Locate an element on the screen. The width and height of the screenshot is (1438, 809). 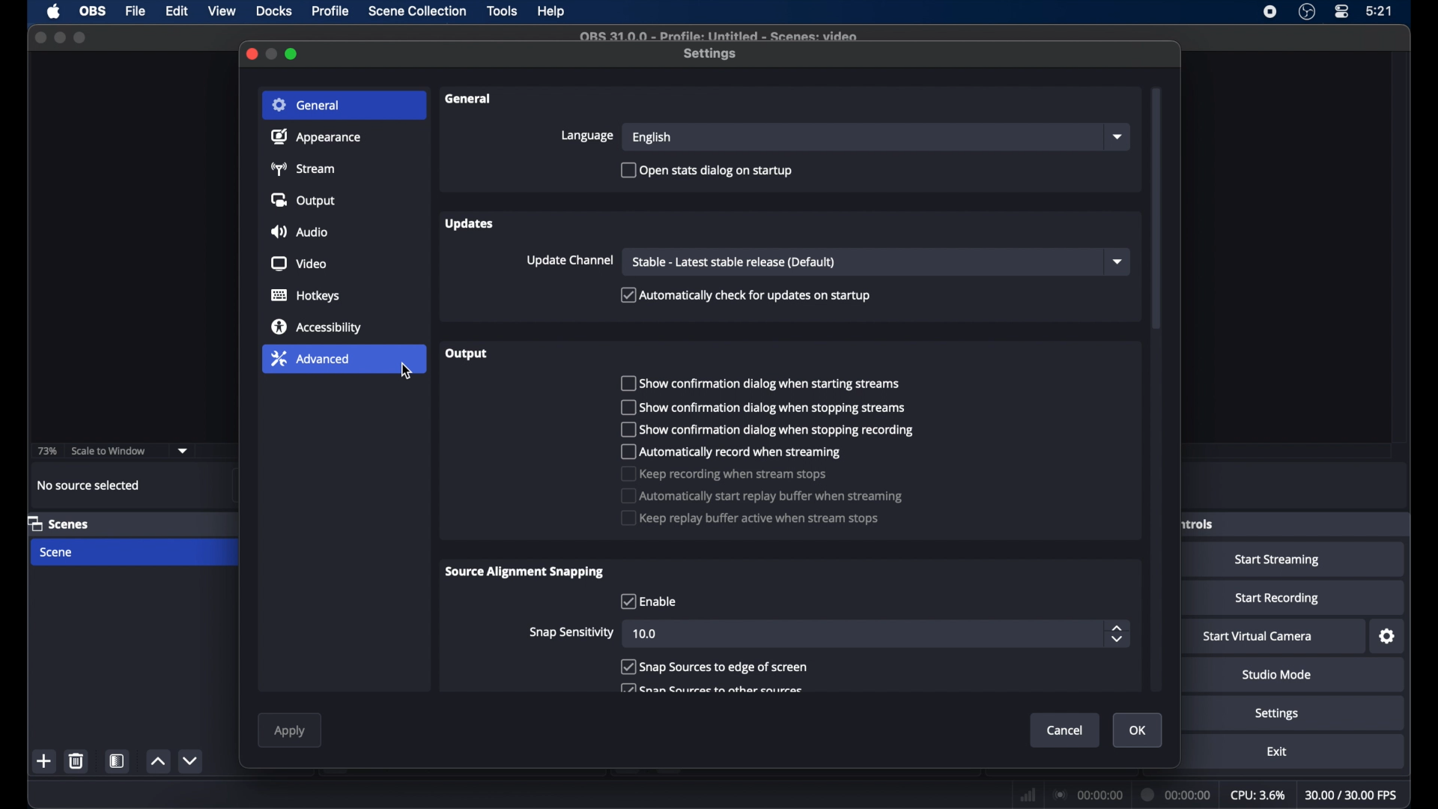
profile is located at coordinates (331, 10).